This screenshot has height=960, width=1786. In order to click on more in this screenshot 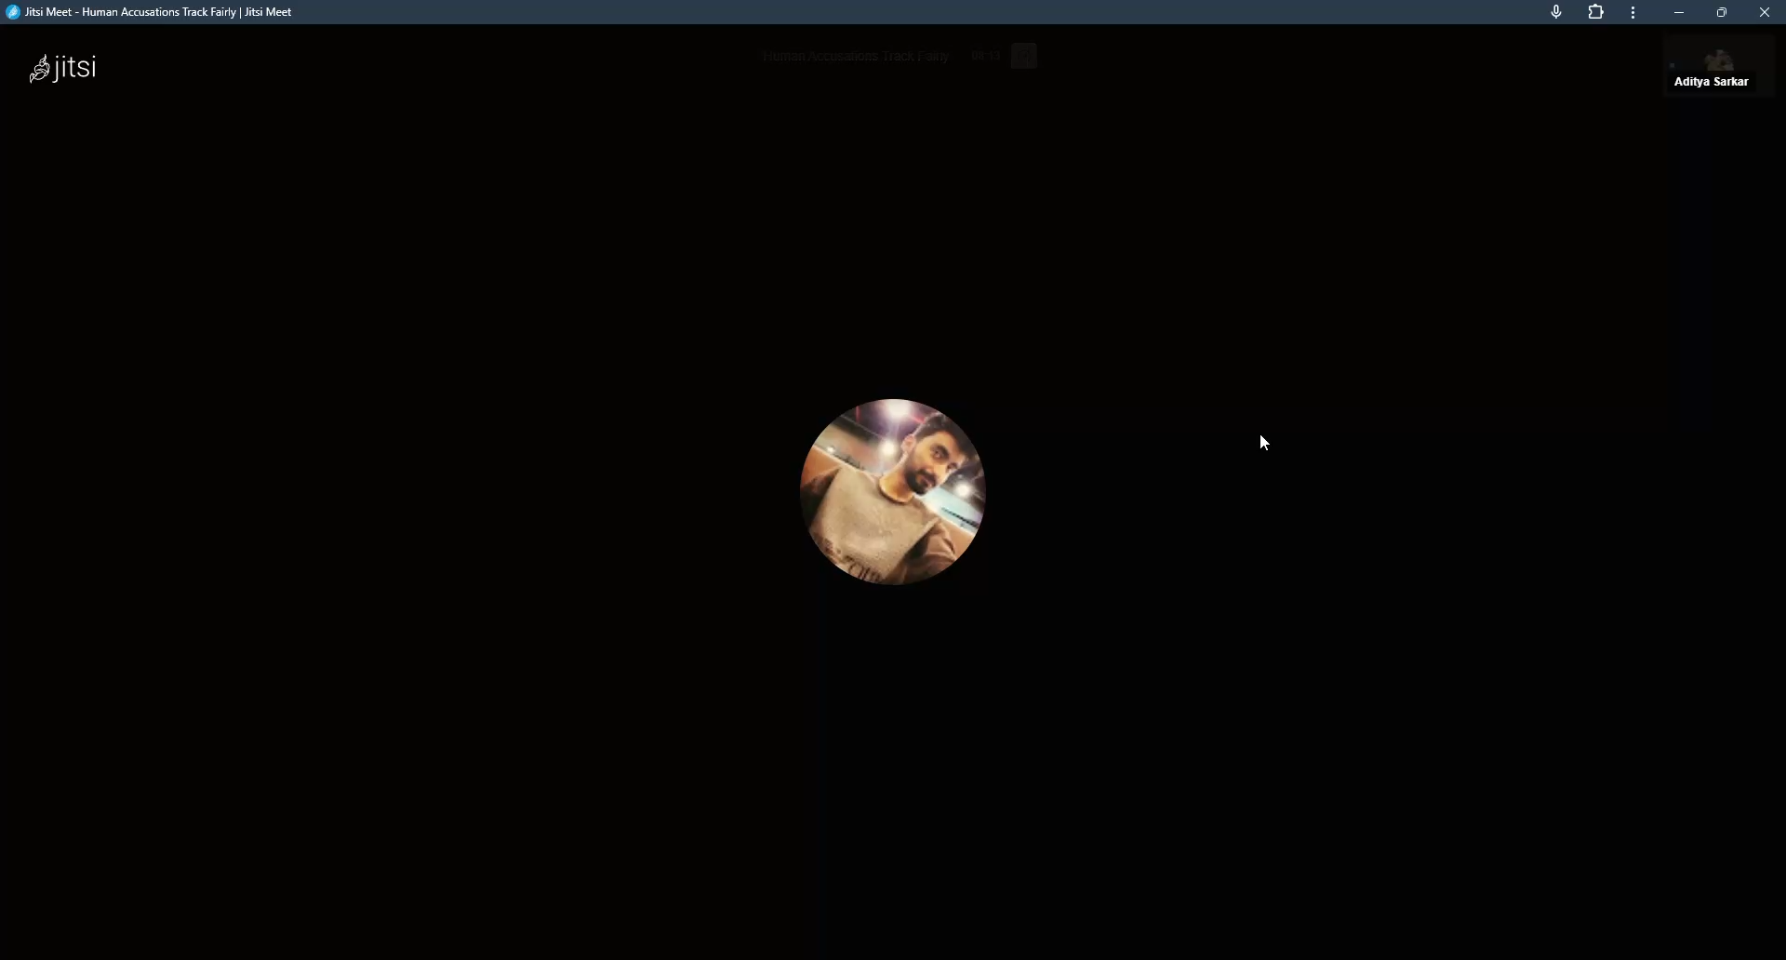, I will do `click(1632, 13)`.